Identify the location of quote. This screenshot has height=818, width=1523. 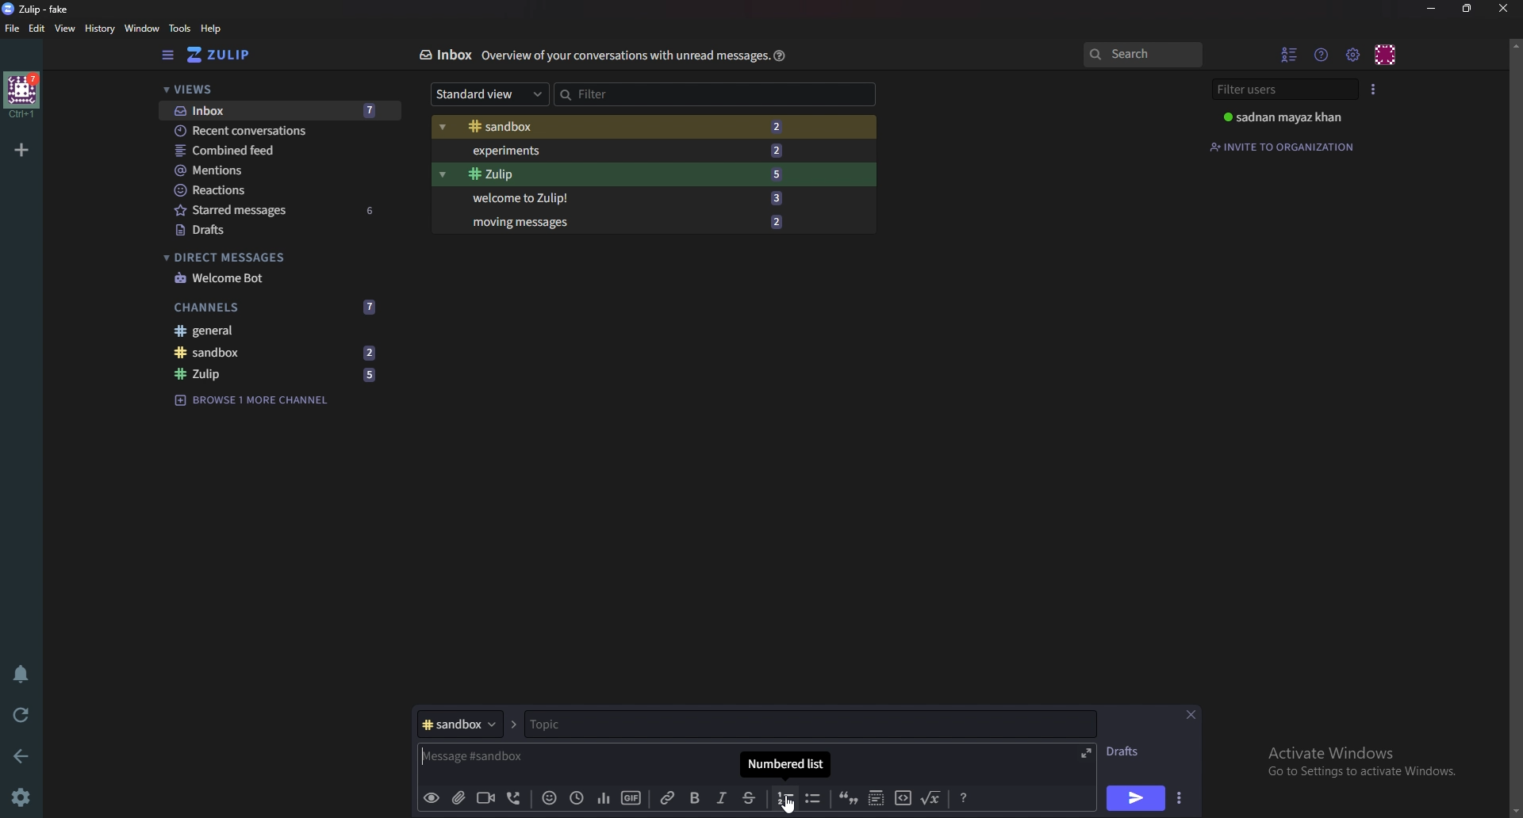
(850, 800).